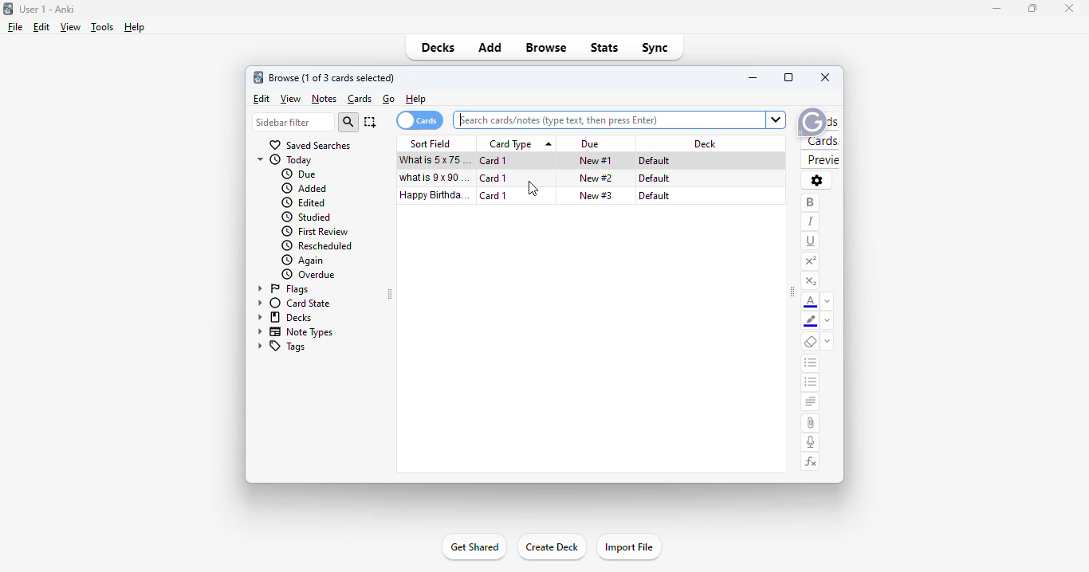  Describe the element at coordinates (812, 242) in the screenshot. I see `underline` at that location.